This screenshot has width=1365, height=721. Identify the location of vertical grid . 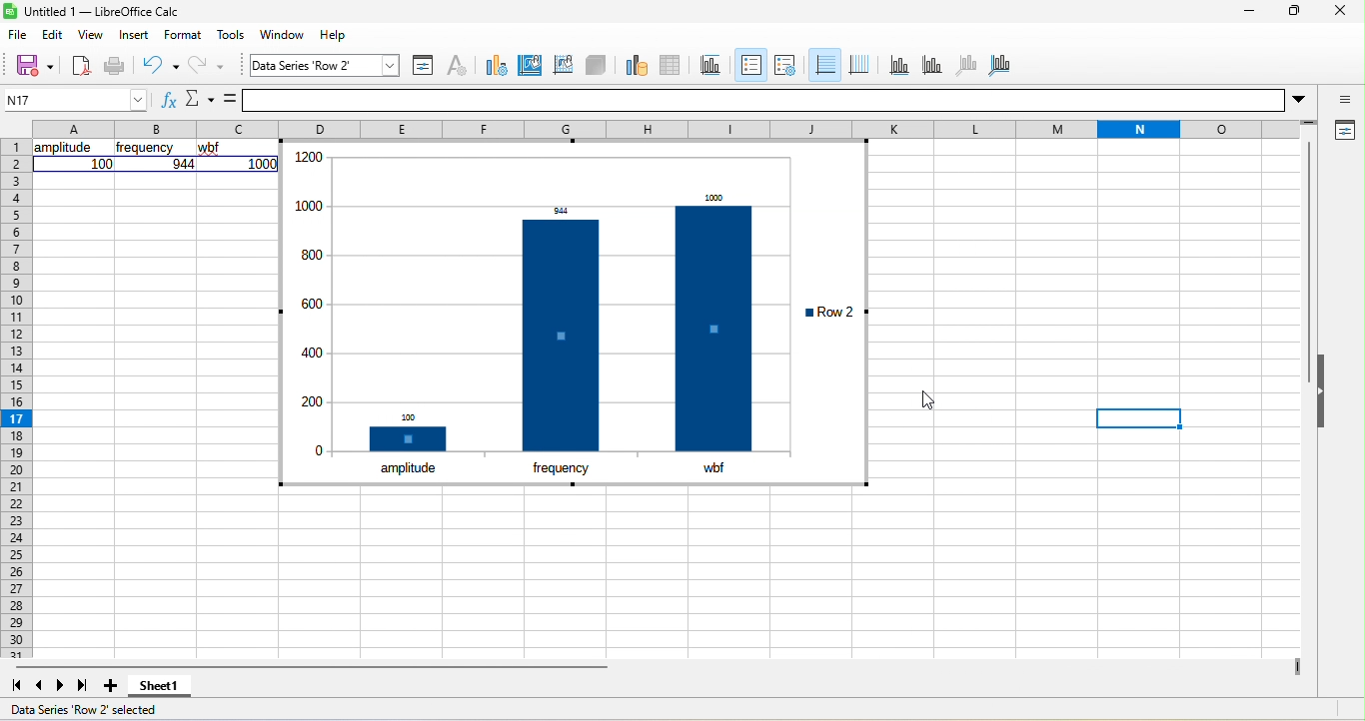
(863, 64).